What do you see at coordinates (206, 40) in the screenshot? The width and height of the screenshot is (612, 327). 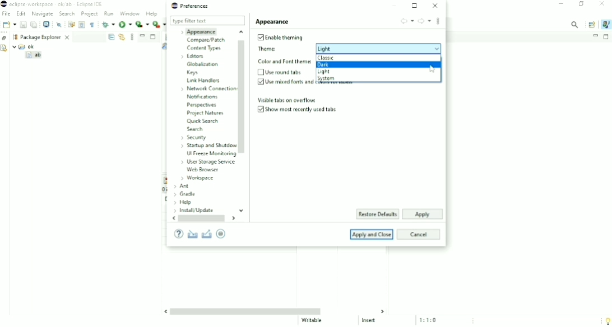 I see `Compare/Patch` at bounding box center [206, 40].